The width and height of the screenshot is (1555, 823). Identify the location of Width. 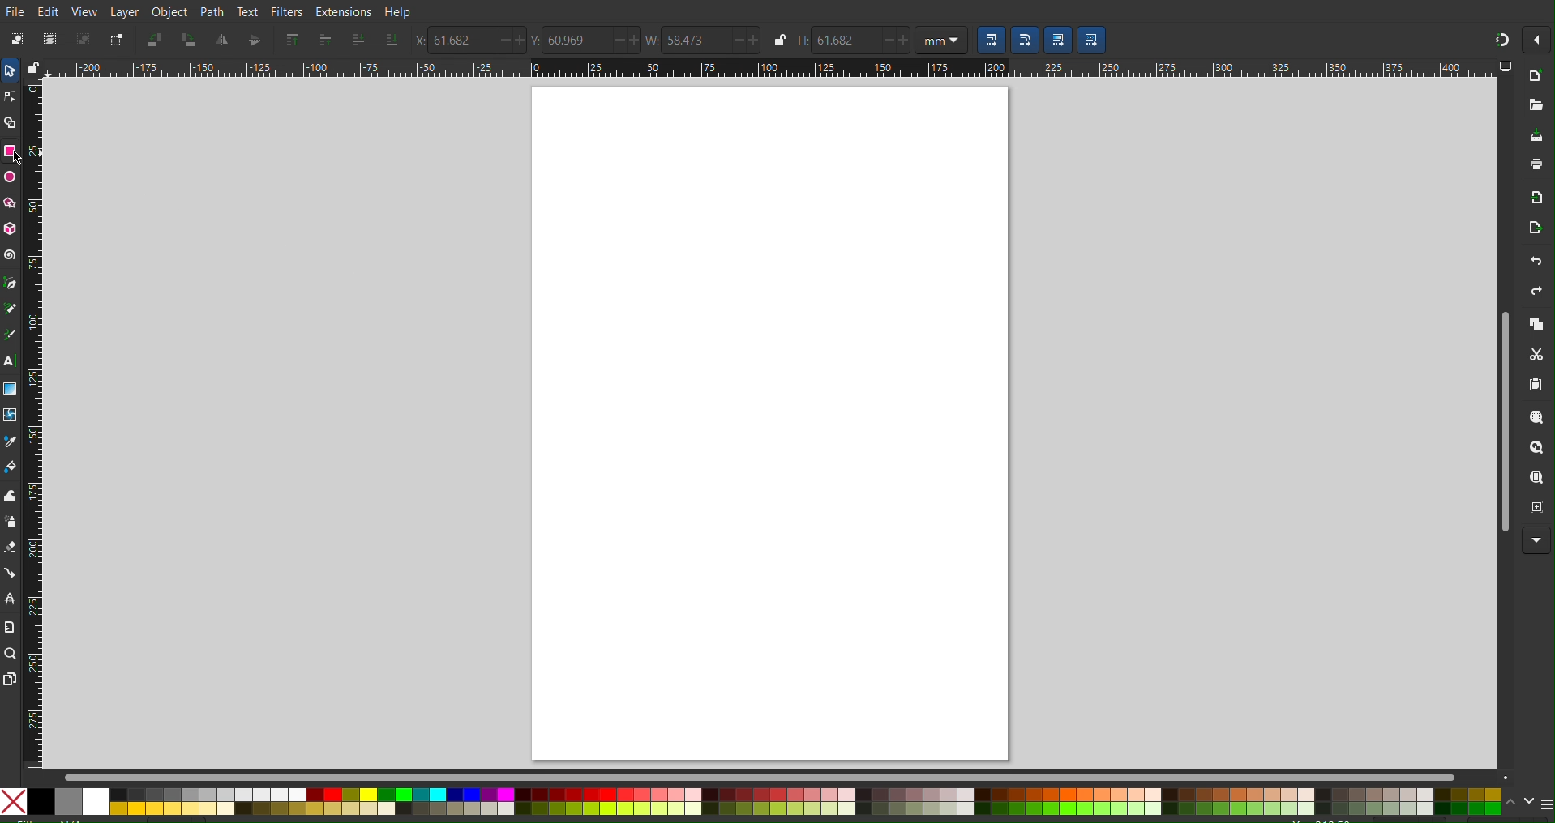
(650, 41).